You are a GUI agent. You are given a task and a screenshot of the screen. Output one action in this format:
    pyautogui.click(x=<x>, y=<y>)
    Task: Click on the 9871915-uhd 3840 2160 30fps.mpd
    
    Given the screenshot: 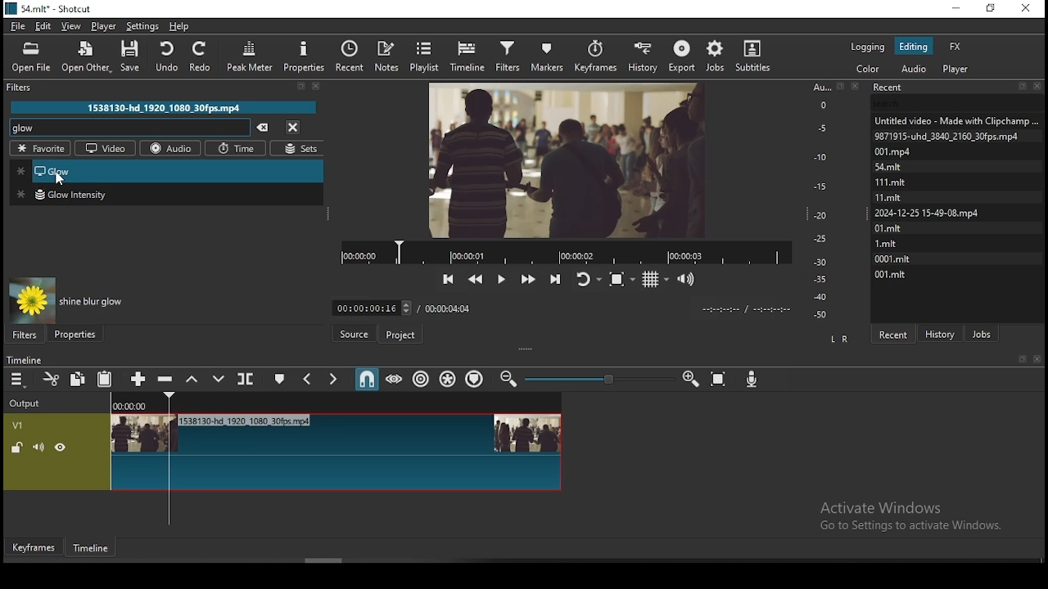 What is the action you would take?
    pyautogui.click(x=950, y=136)
    